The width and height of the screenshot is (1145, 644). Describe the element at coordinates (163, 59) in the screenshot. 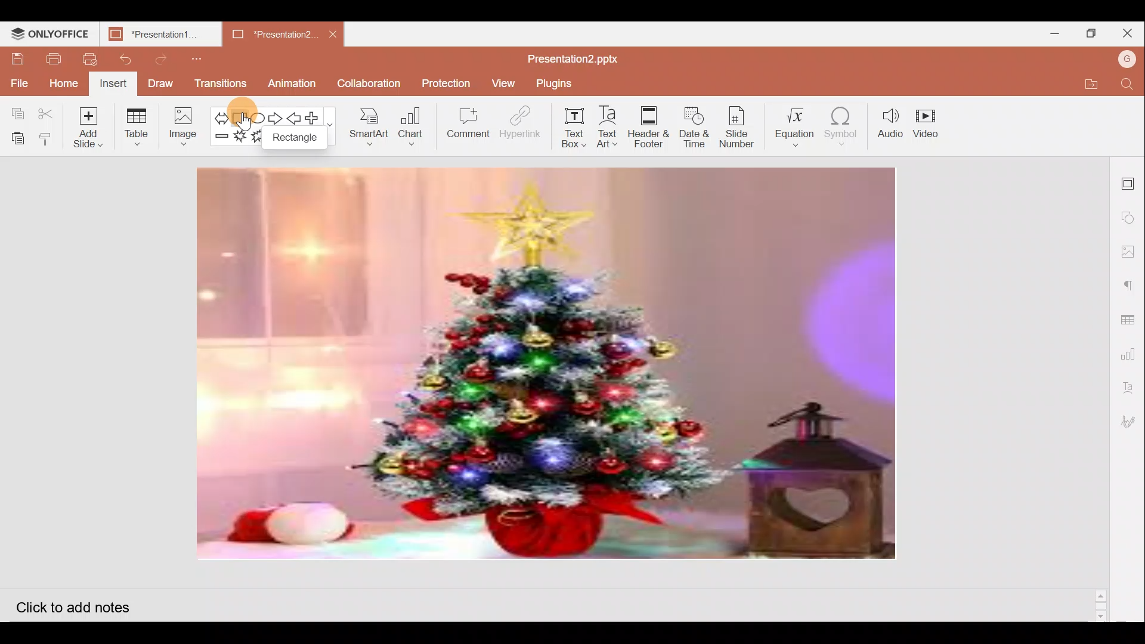

I see `Redo` at that location.